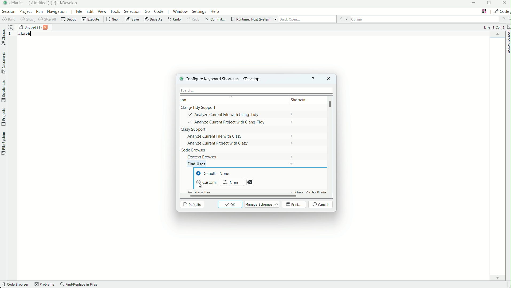 The image size is (511, 288). What do you see at coordinates (474, 3) in the screenshot?
I see `minimize` at bounding box center [474, 3].